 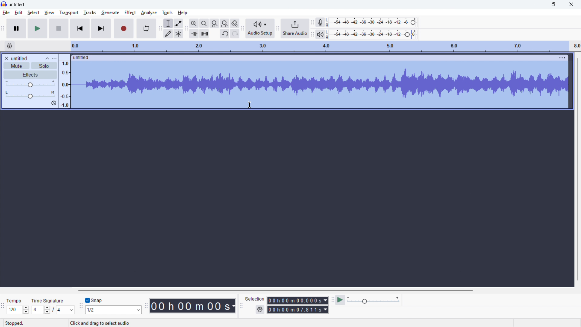 What do you see at coordinates (314, 57) in the screenshot?
I see `Click to drag ` at bounding box center [314, 57].